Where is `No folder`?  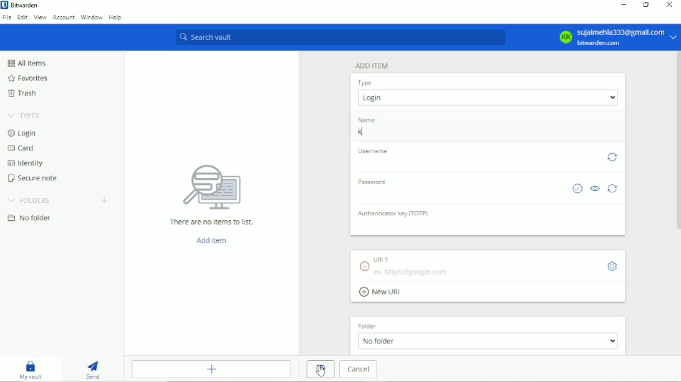
No folder is located at coordinates (31, 218).